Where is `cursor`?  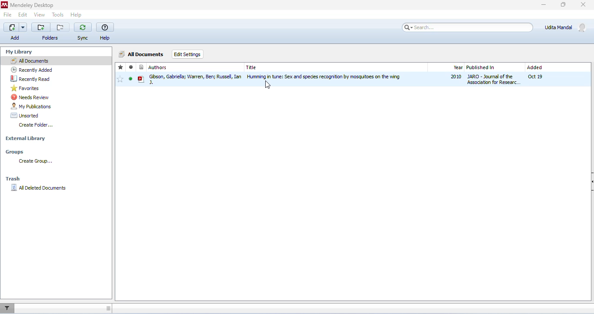 cursor is located at coordinates (268, 86).